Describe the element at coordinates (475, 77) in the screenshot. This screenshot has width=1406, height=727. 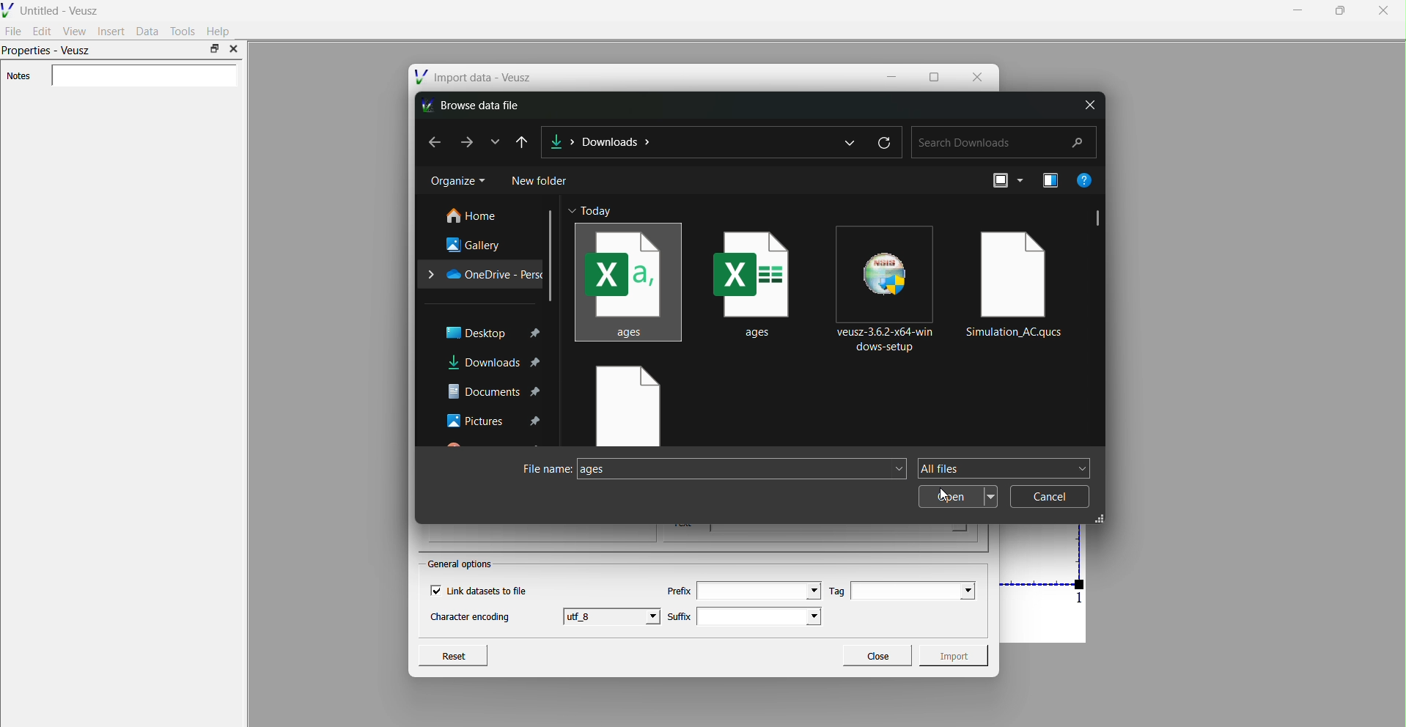
I see `Import data - Veusz` at that location.